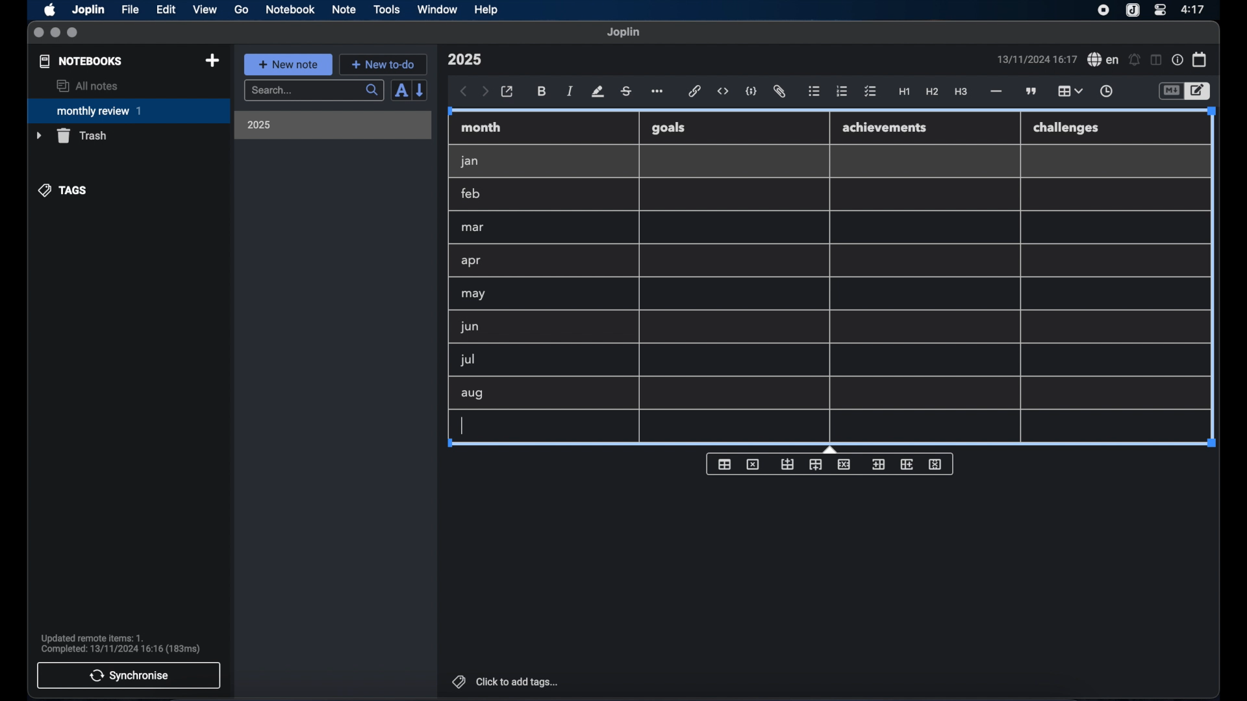  I want to click on spel check, so click(1103, 60).